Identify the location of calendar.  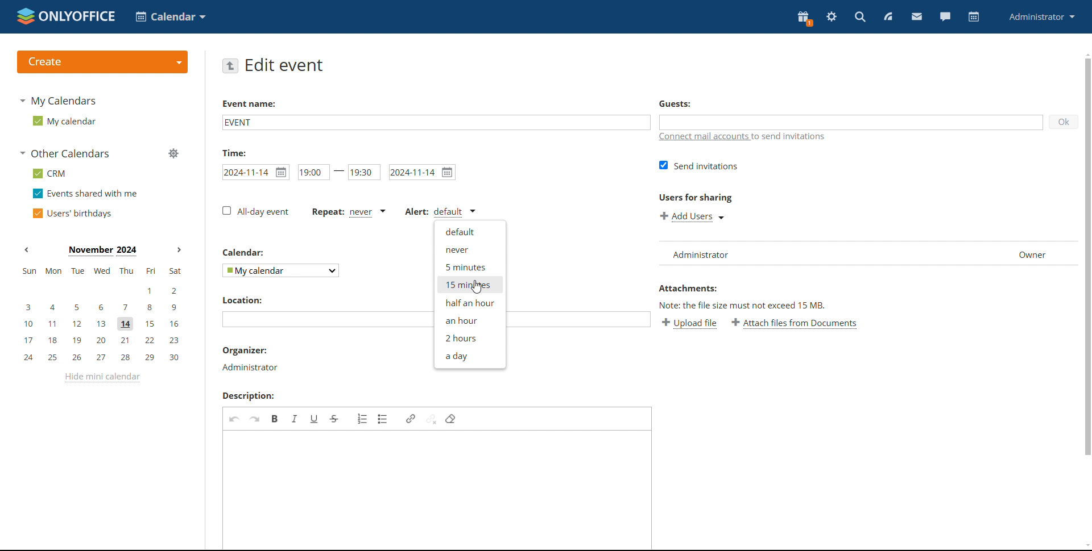
(973, 18).